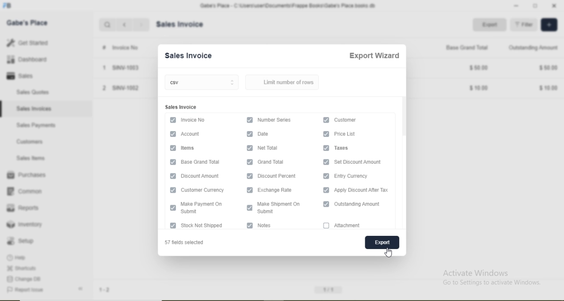  Describe the element at coordinates (282, 176) in the screenshot. I see `Discount Percent` at that location.